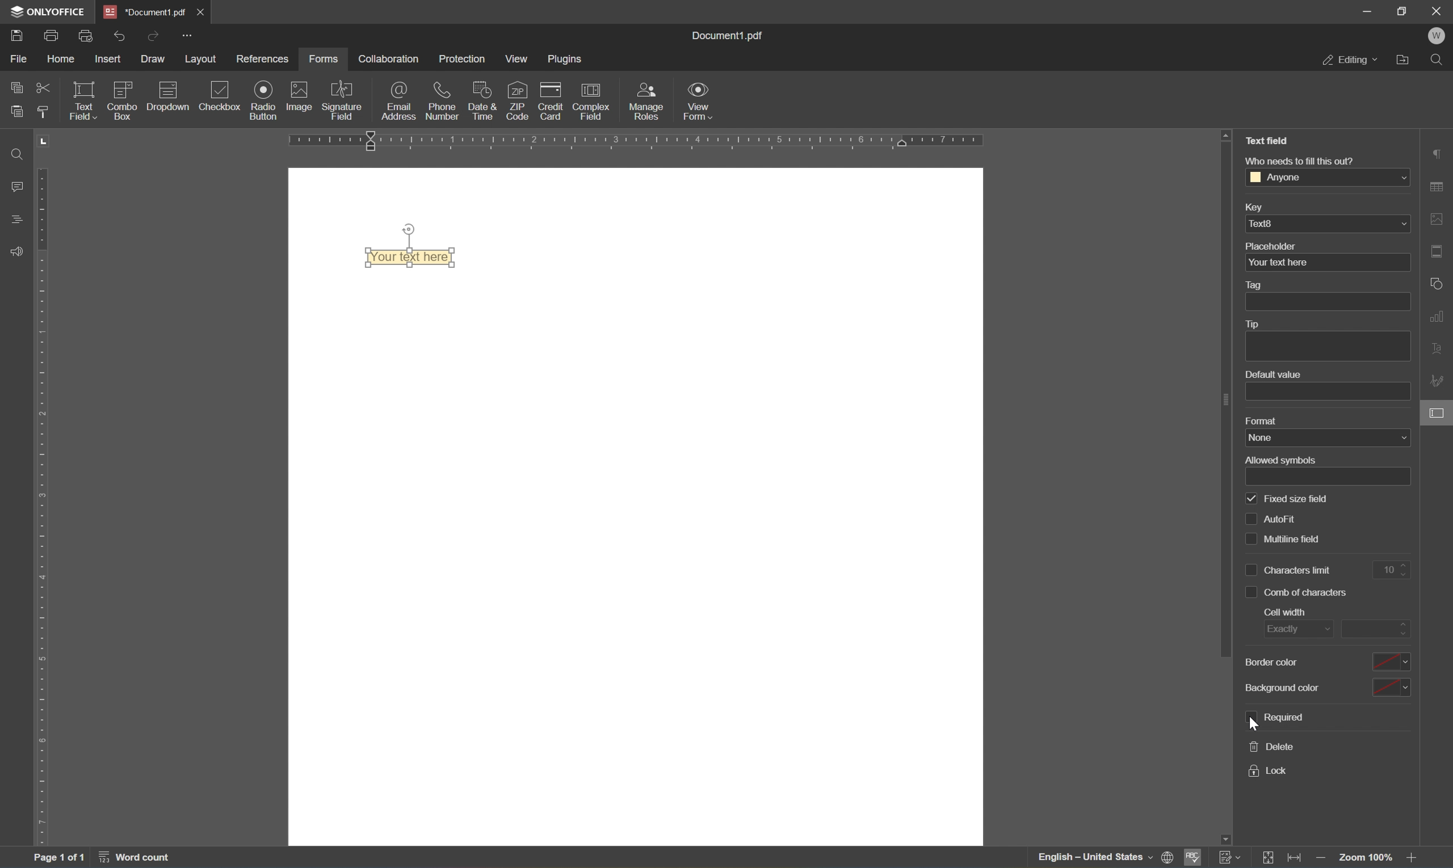  I want to click on format, so click(1263, 421).